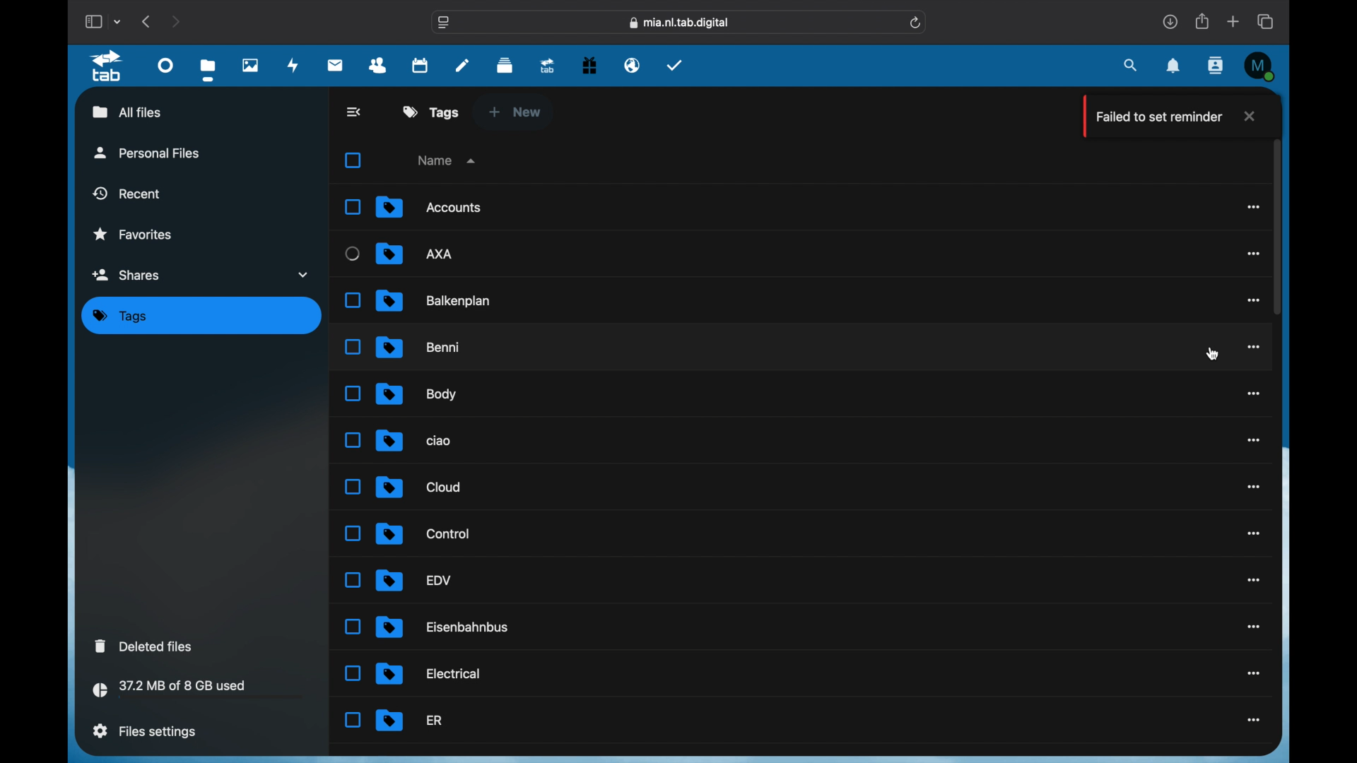 The width and height of the screenshot is (1357, 763). Describe the element at coordinates (1267, 21) in the screenshot. I see `show tab overview` at that location.